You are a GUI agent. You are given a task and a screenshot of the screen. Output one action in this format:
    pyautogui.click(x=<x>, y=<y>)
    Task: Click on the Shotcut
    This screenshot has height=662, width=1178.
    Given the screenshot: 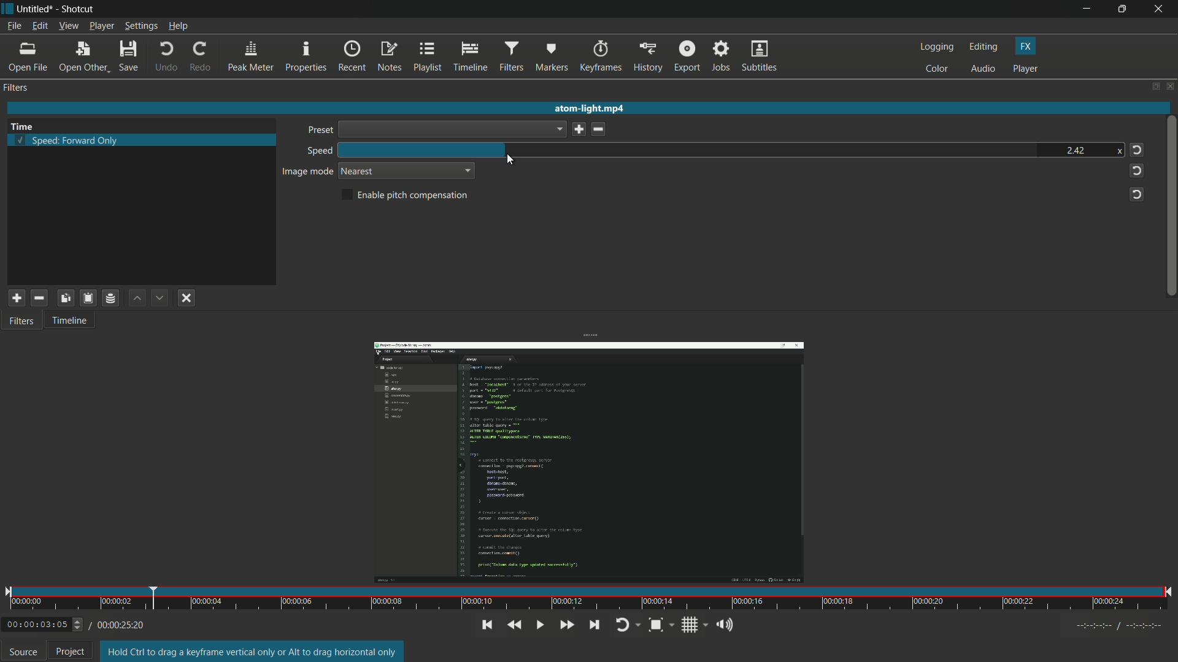 What is the action you would take?
    pyautogui.click(x=79, y=9)
    